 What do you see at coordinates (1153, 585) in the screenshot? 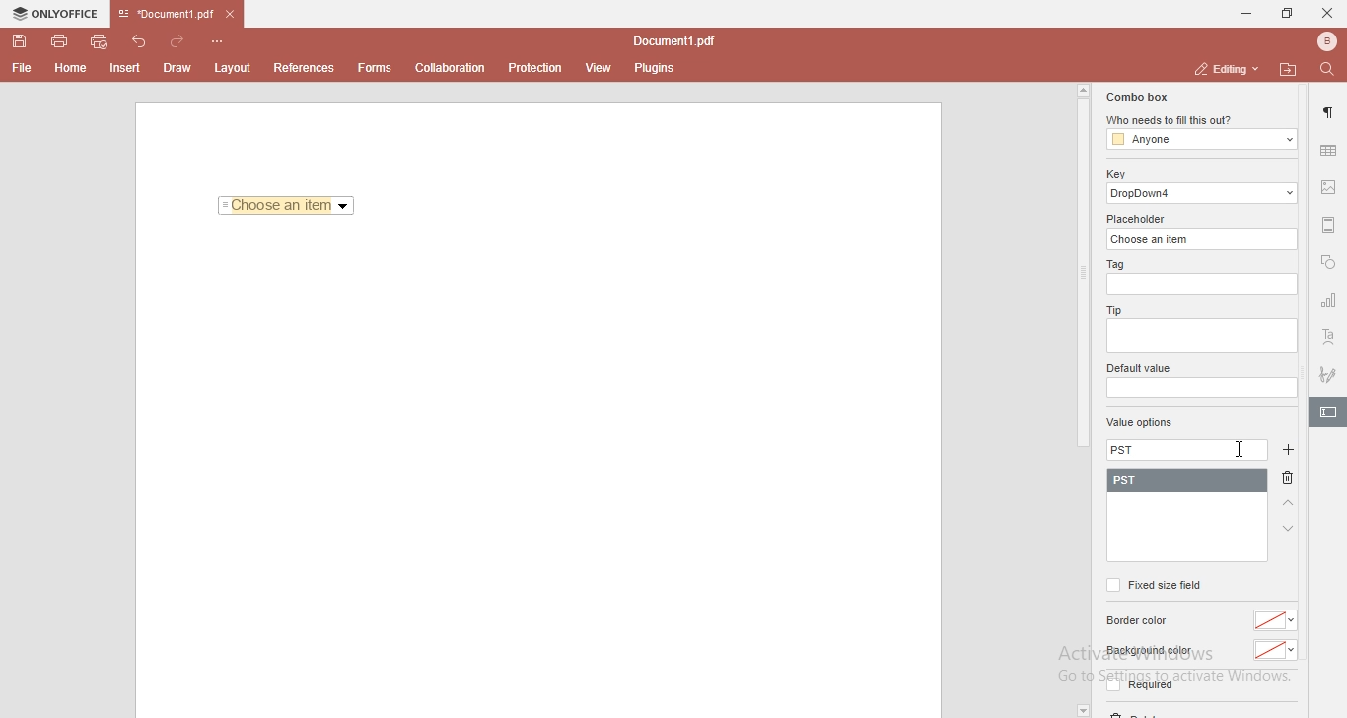
I see `fixed size field` at bounding box center [1153, 585].